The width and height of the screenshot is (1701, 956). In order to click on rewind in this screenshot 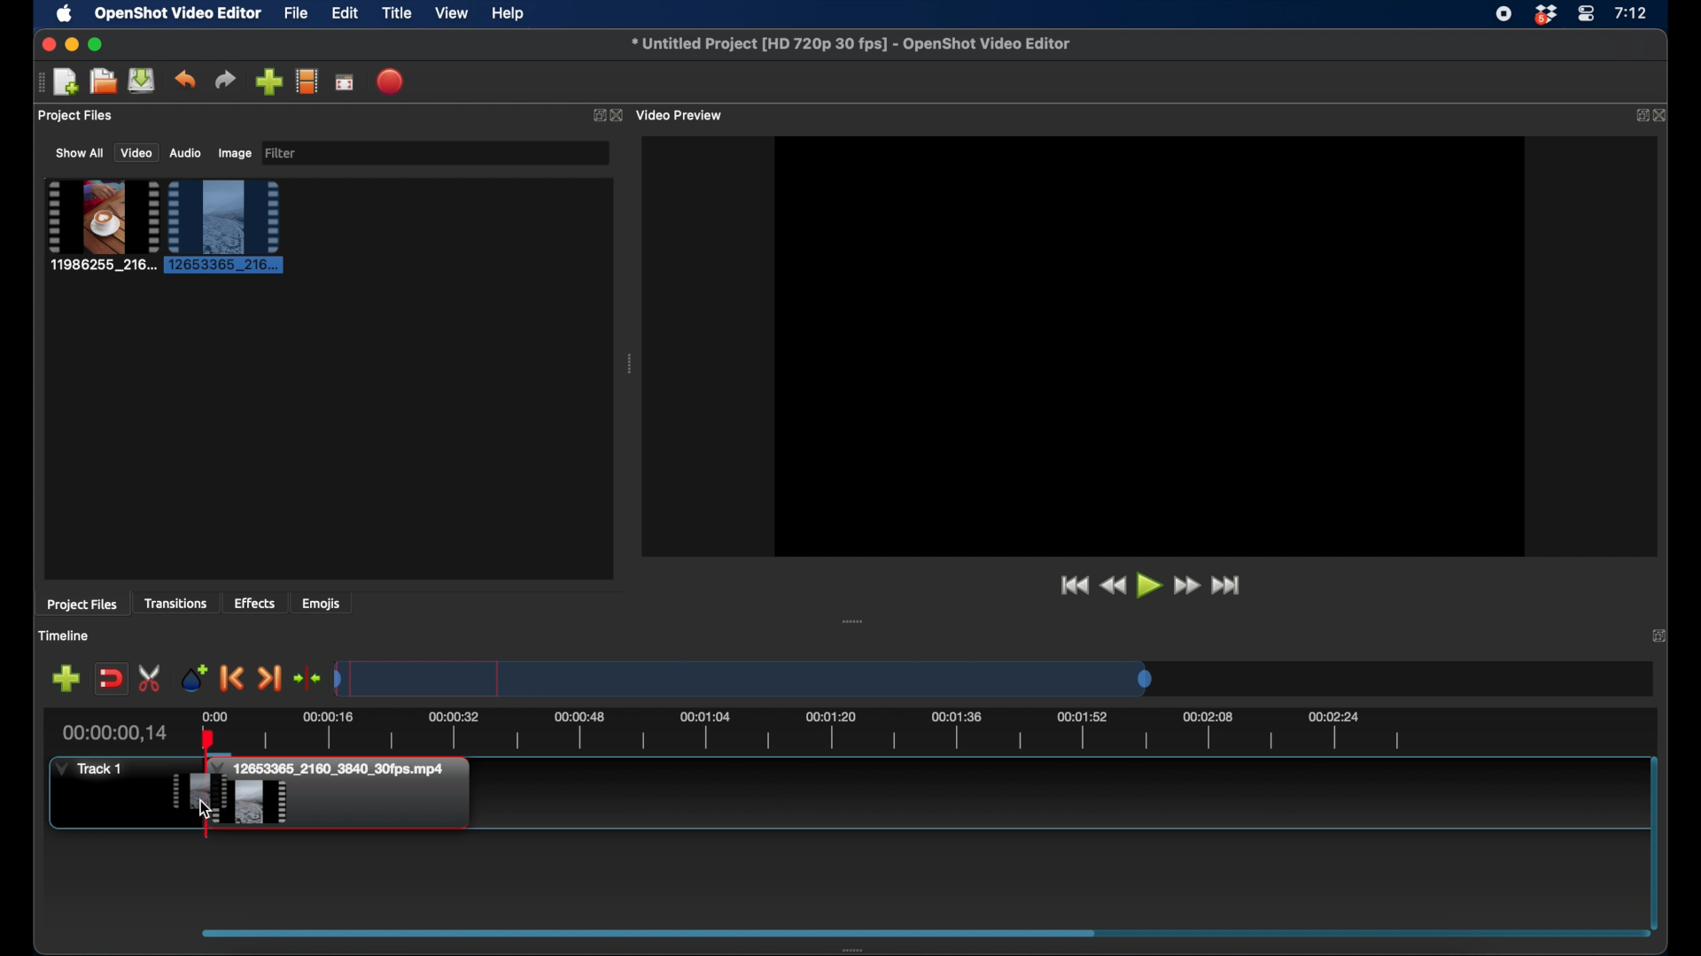, I will do `click(1115, 587)`.